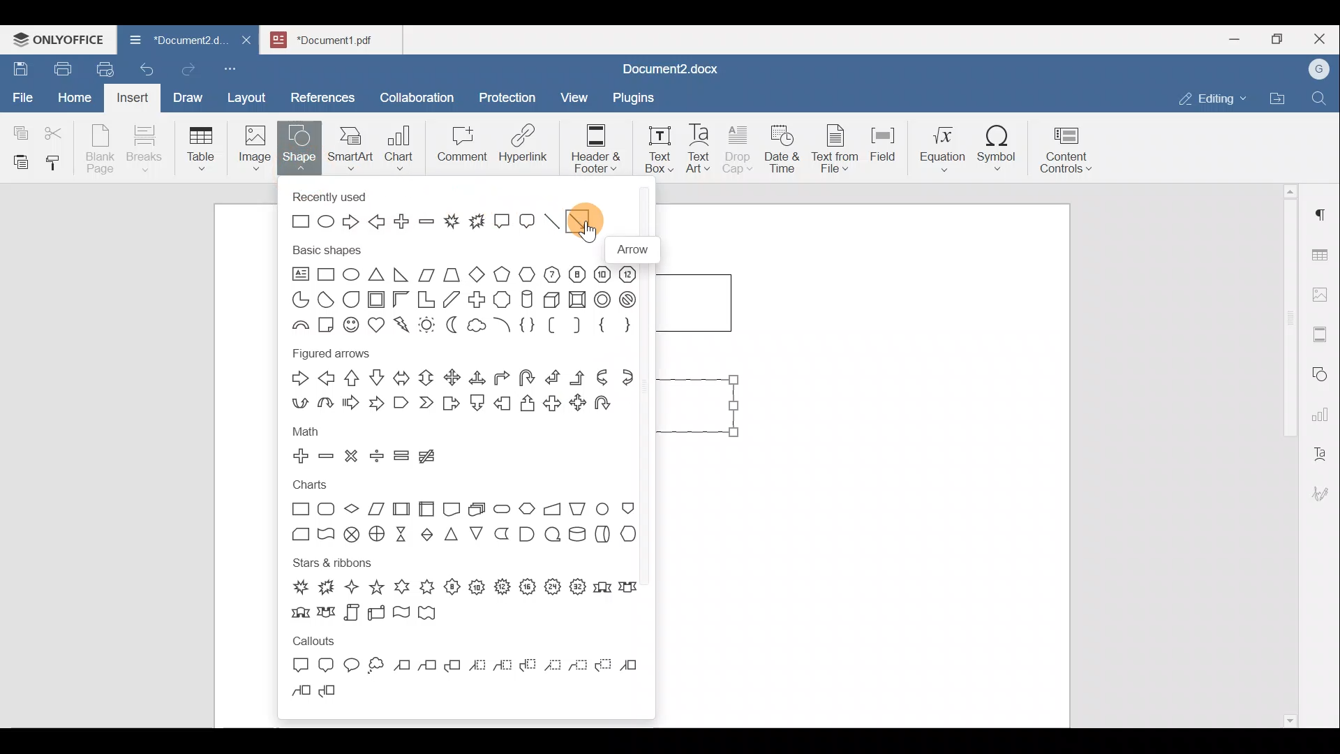  Describe the element at coordinates (144, 149) in the screenshot. I see `Breaks` at that location.